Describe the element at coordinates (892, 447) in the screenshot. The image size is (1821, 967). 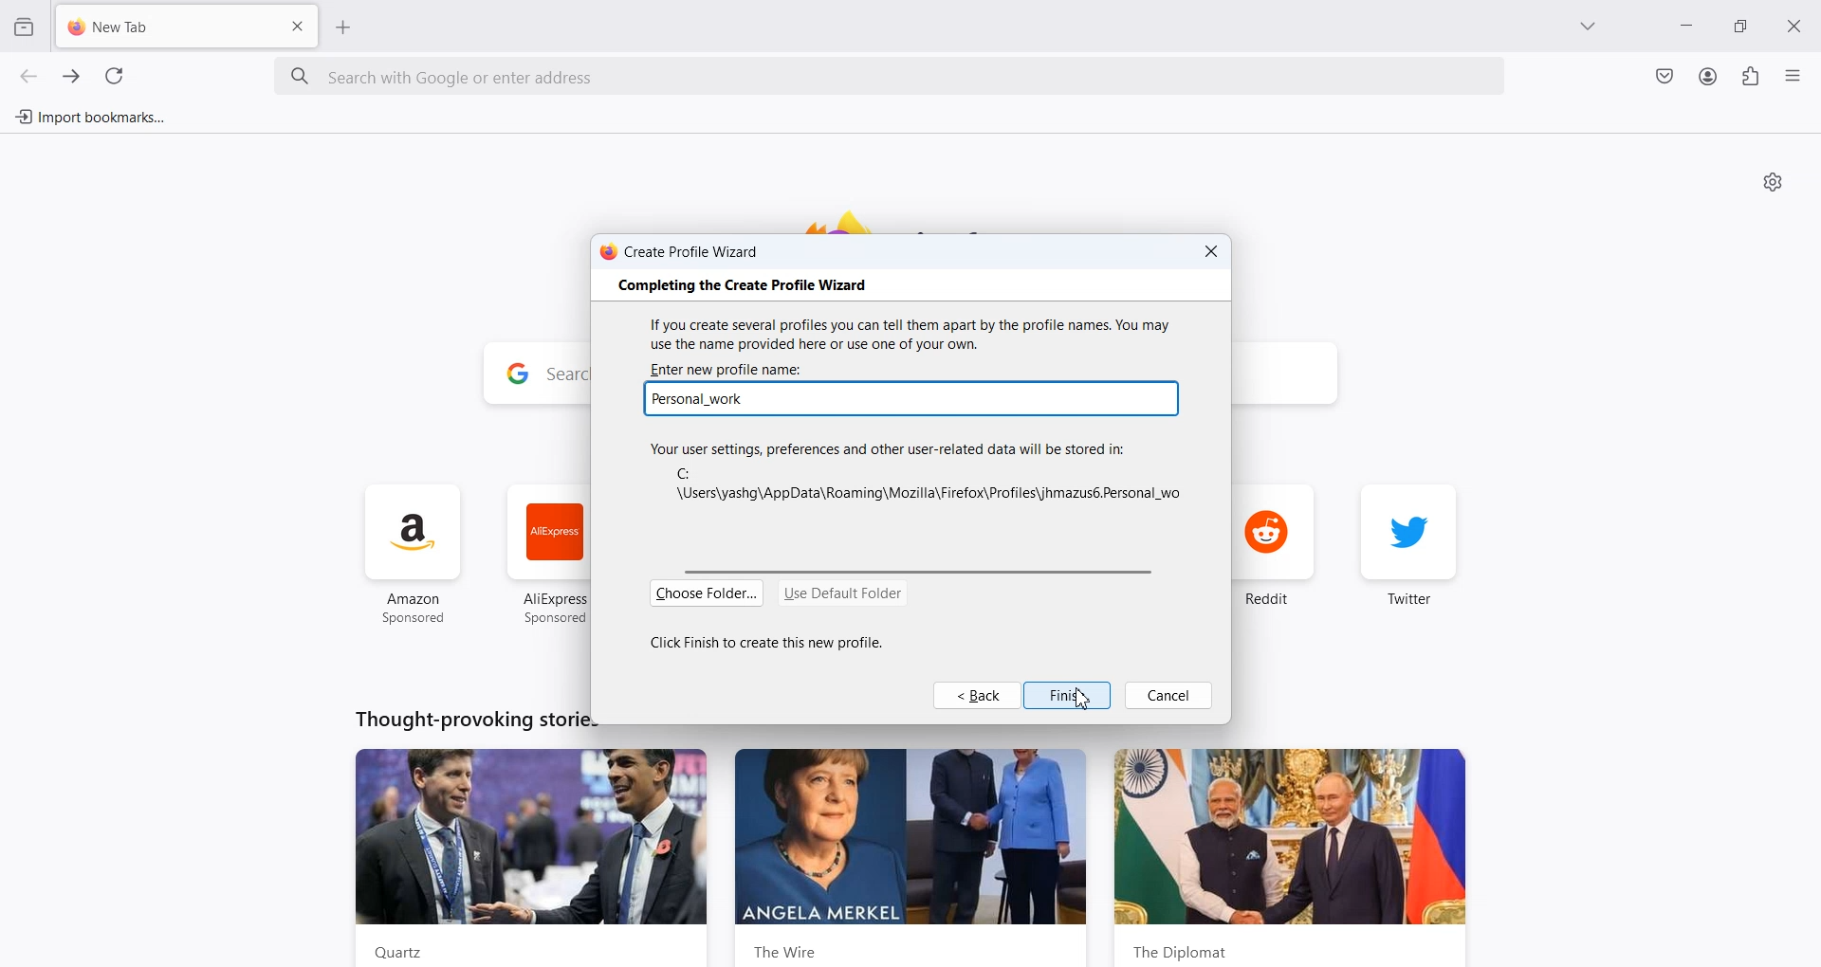
I see `Your user settings, preferences and other user-related data will be stored in:` at that location.